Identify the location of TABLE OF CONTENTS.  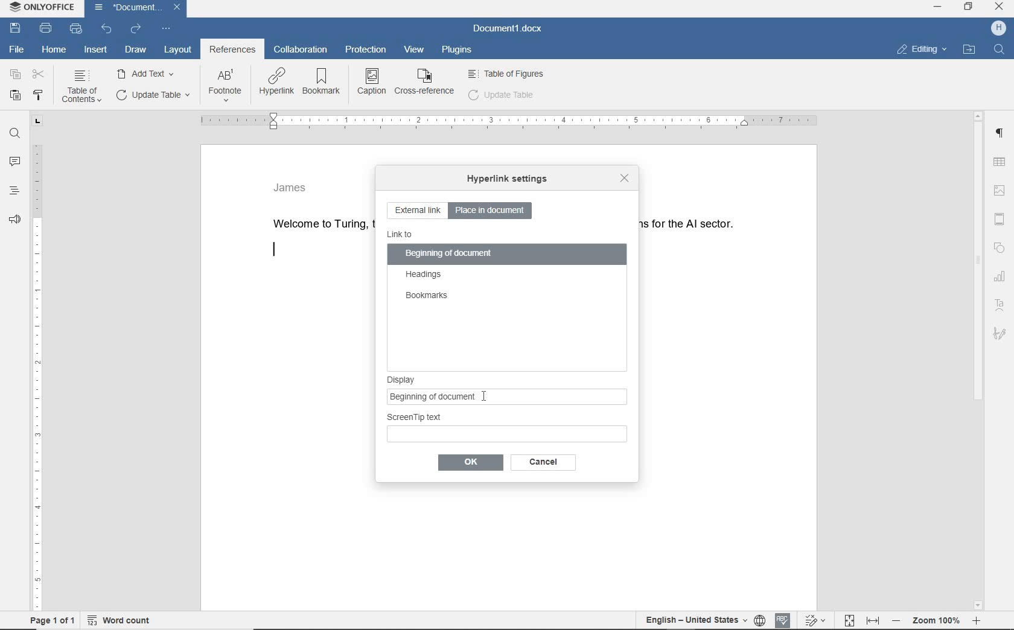
(84, 87).